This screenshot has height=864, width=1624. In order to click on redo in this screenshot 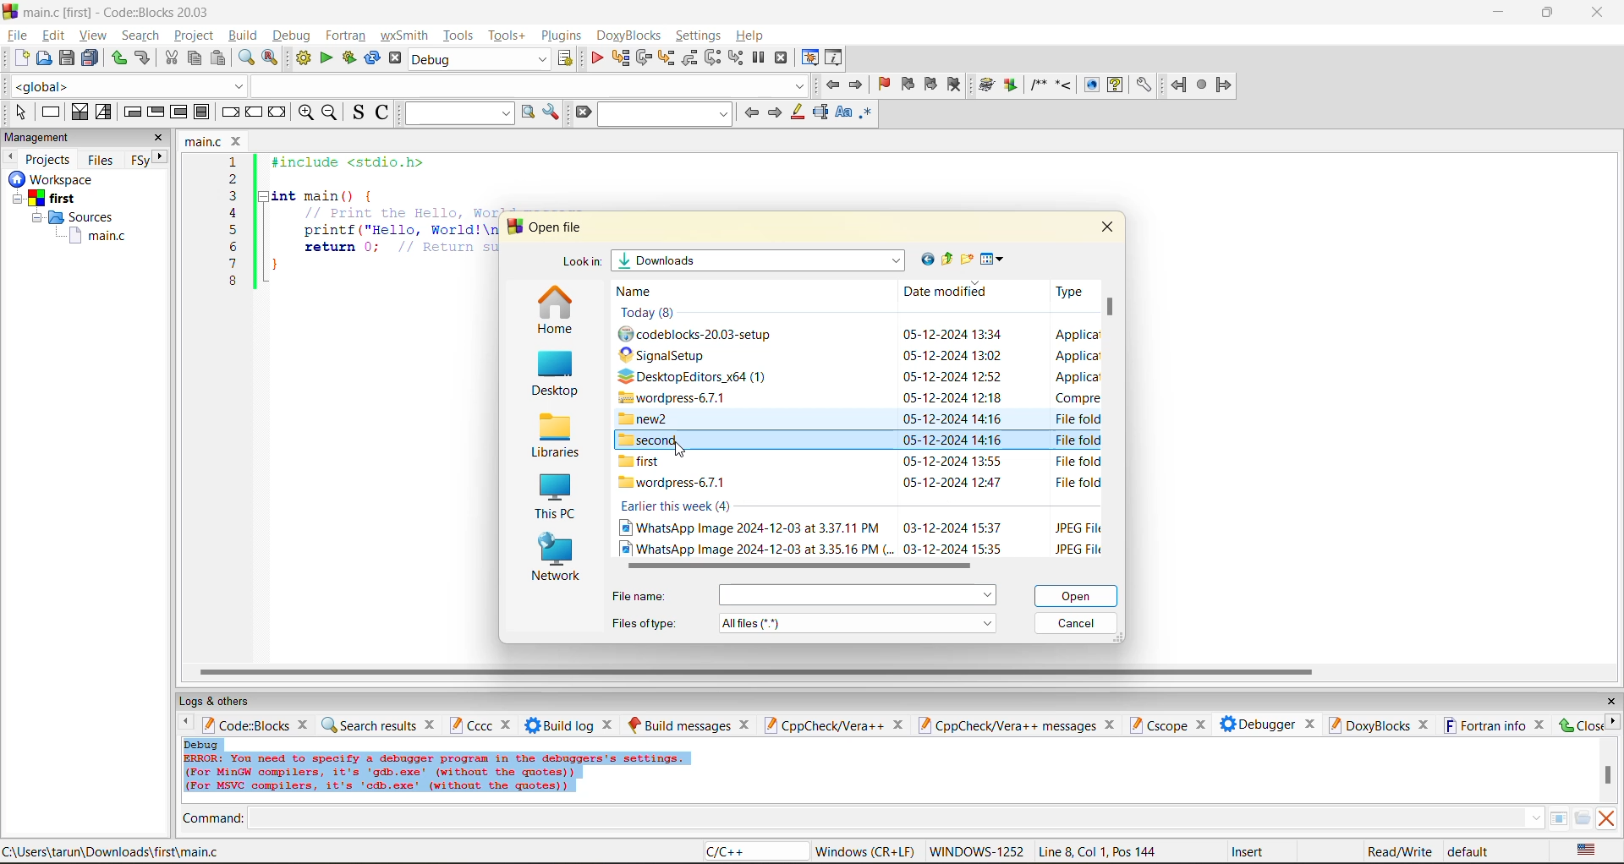, I will do `click(118, 58)`.